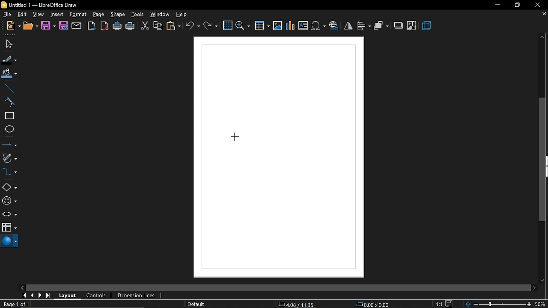 The height and width of the screenshot is (308, 548). What do you see at coordinates (184, 14) in the screenshot?
I see `help` at bounding box center [184, 14].